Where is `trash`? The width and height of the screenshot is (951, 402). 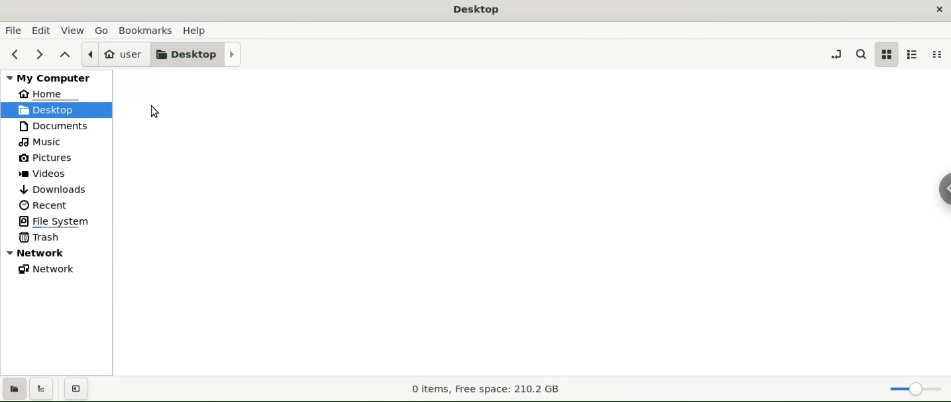
trash is located at coordinates (55, 239).